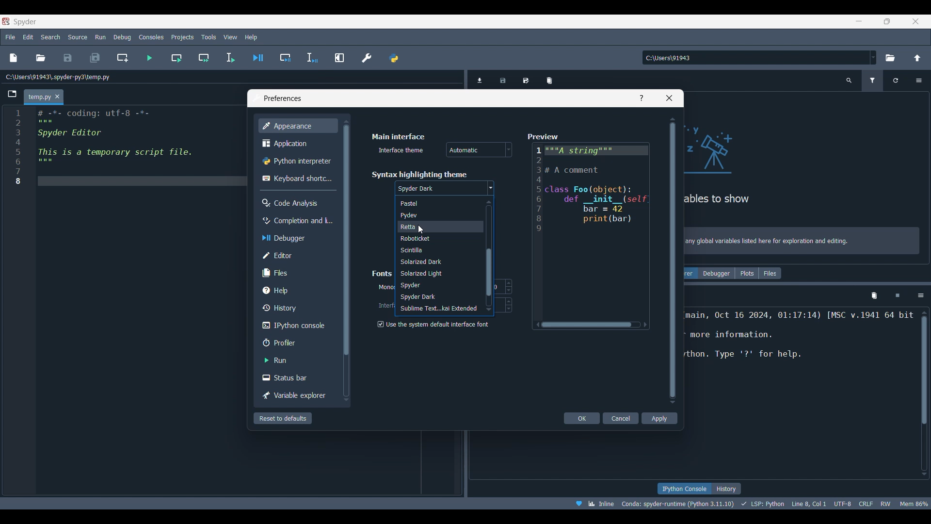  Describe the element at coordinates (659, 418) in the screenshot. I see `Apply` at that location.